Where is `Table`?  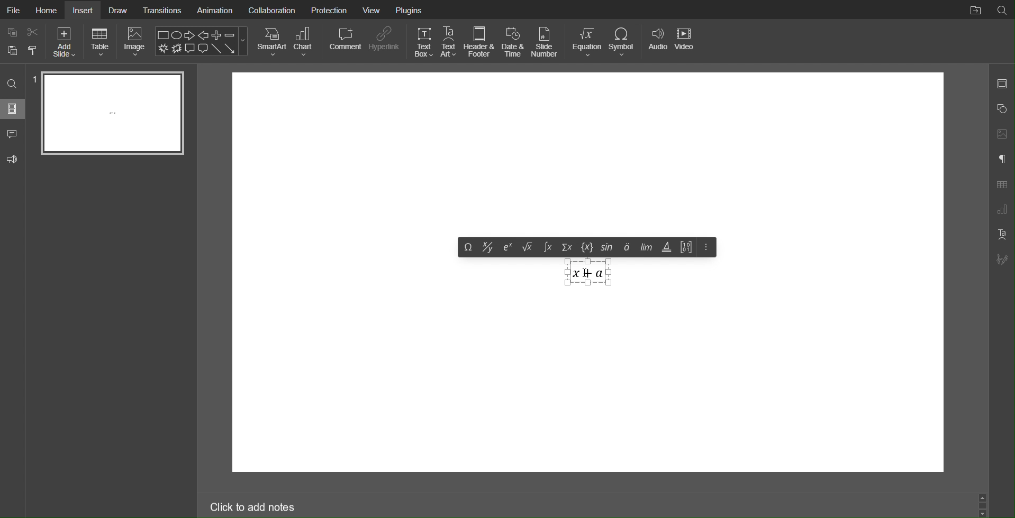 Table is located at coordinates (1002, 184).